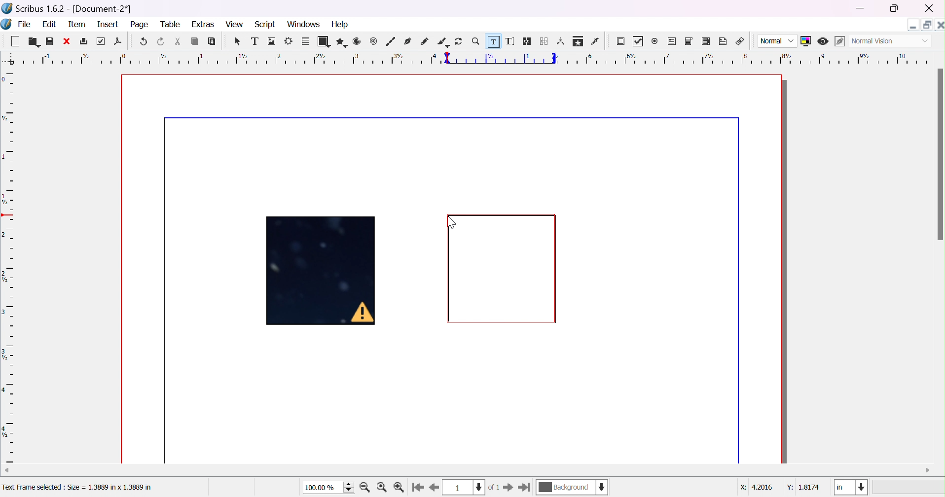 This screenshot has width=945, height=497. Describe the element at coordinates (622, 42) in the screenshot. I see `PDF push button` at that location.